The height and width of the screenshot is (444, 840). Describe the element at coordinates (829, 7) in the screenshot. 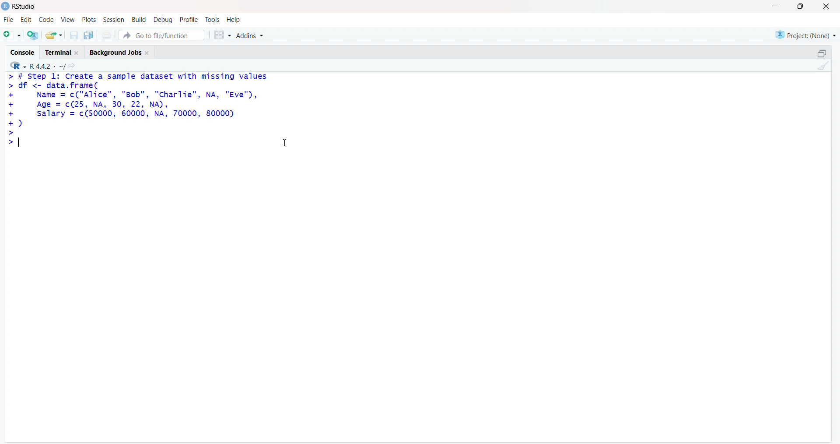

I see `Close` at that location.